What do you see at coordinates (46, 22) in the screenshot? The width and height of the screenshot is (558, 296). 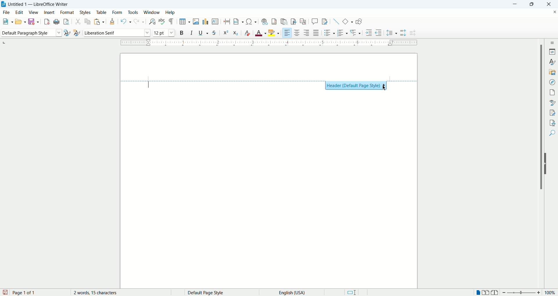 I see `export as pdf` at bounding box center [46, 22].